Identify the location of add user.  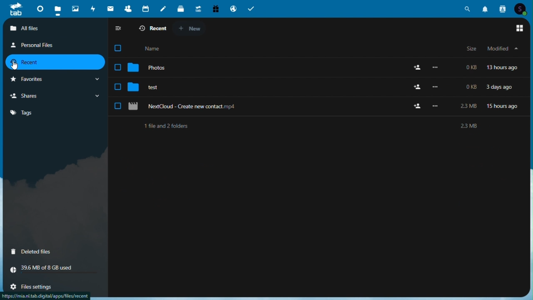
(418, 106).